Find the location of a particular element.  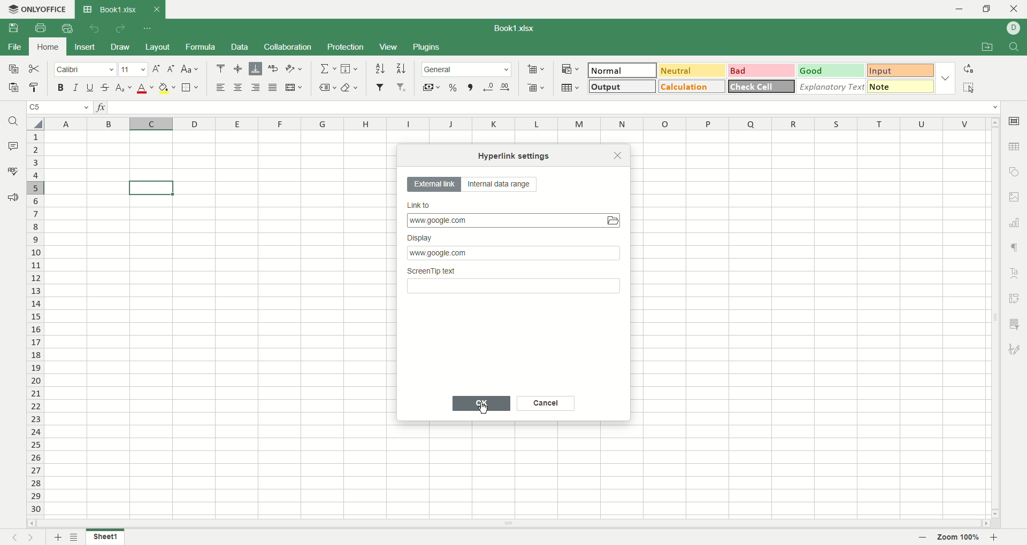

print is located at coordinates (40, 28).